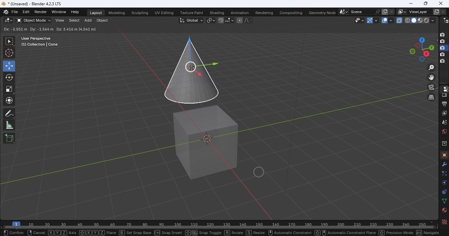  I want to click on Rotate the view, so click(421, 39).